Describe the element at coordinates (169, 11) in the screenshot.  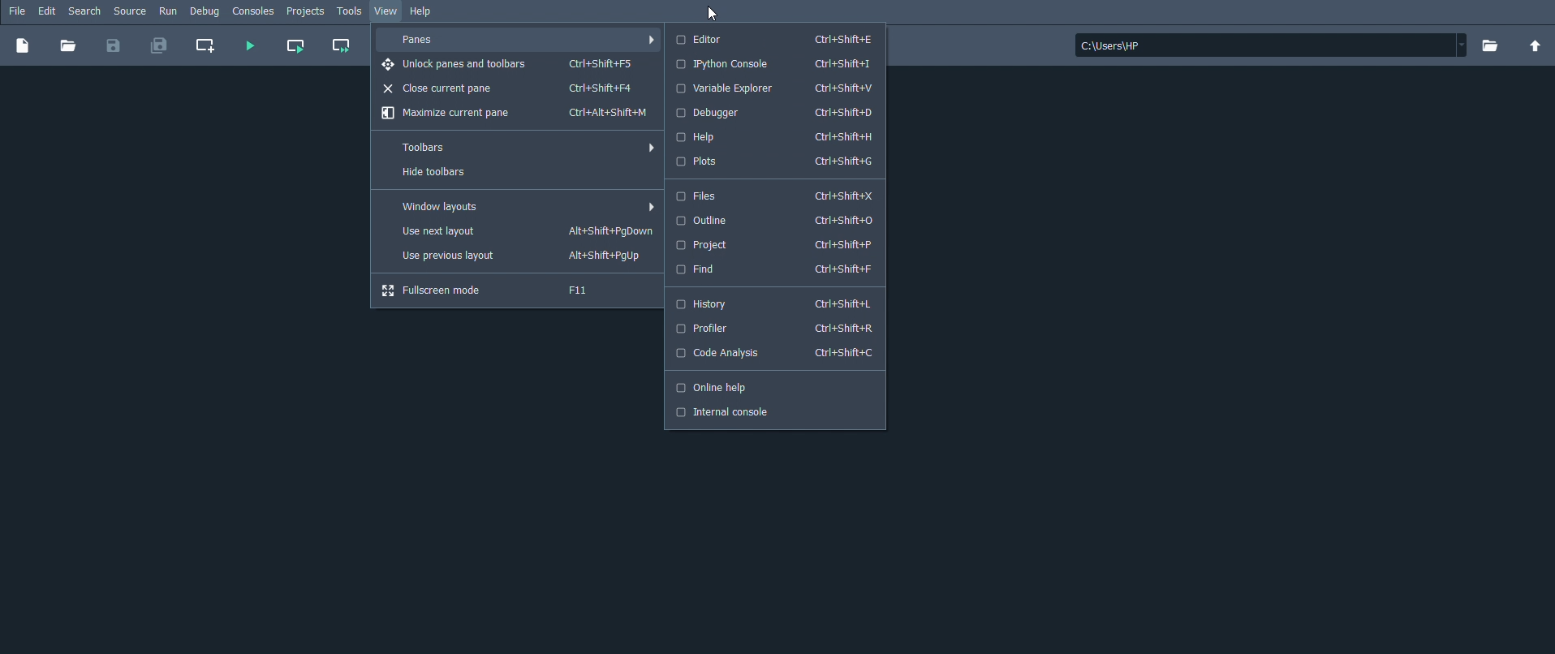
I see `Run` at that location.